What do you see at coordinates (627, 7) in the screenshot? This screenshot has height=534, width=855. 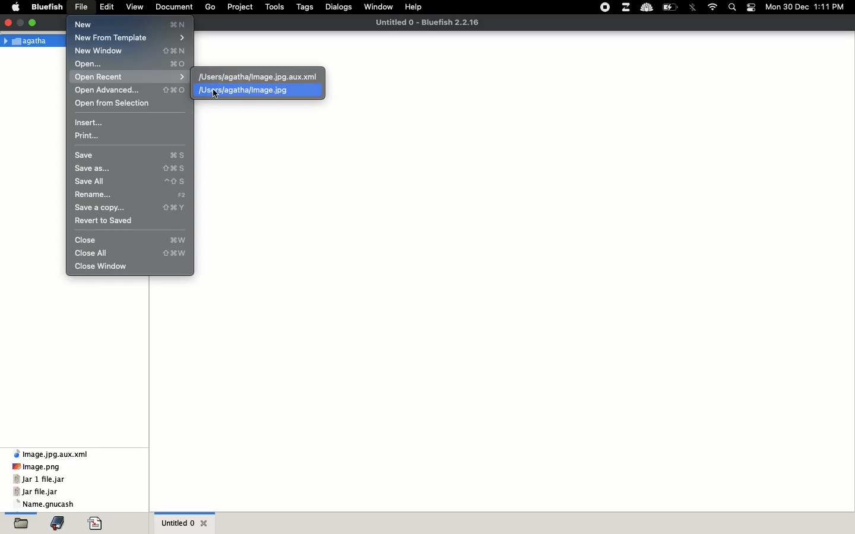 I see `zulip` at bounding box center [627, 7].